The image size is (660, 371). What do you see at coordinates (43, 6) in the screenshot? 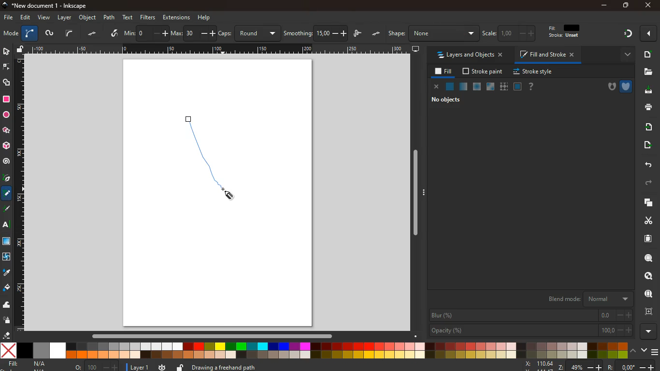
I see `*New document 1 - Inkscape` at bounding box center [43, 6].